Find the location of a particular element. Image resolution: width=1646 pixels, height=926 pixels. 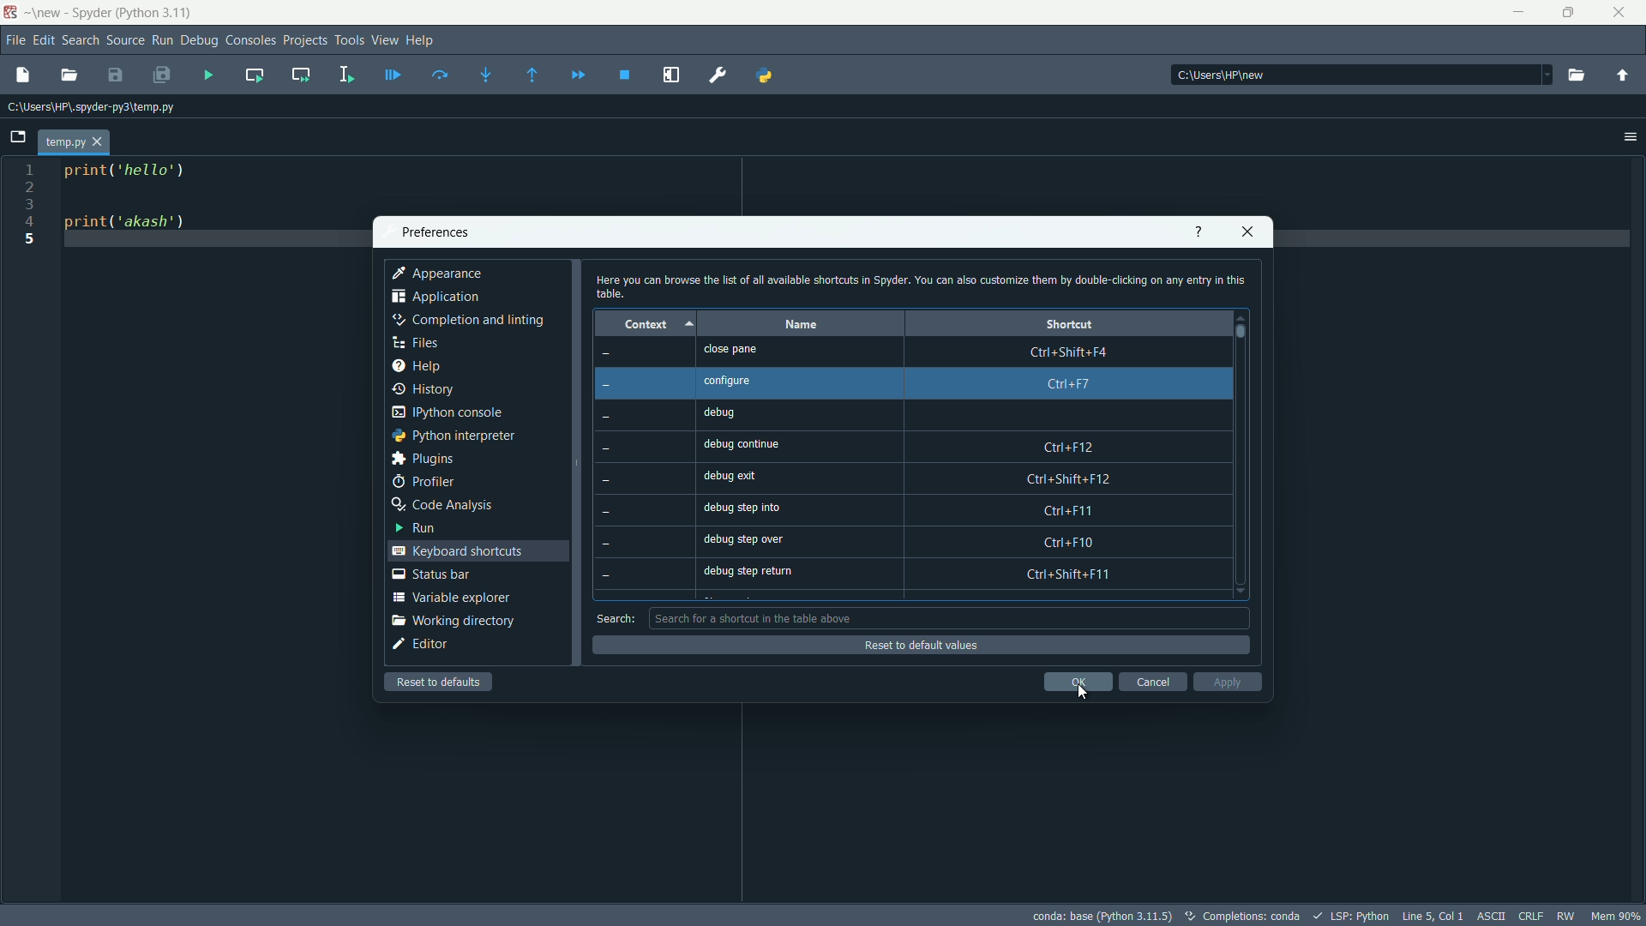

application is located at coordinates (435, 297).